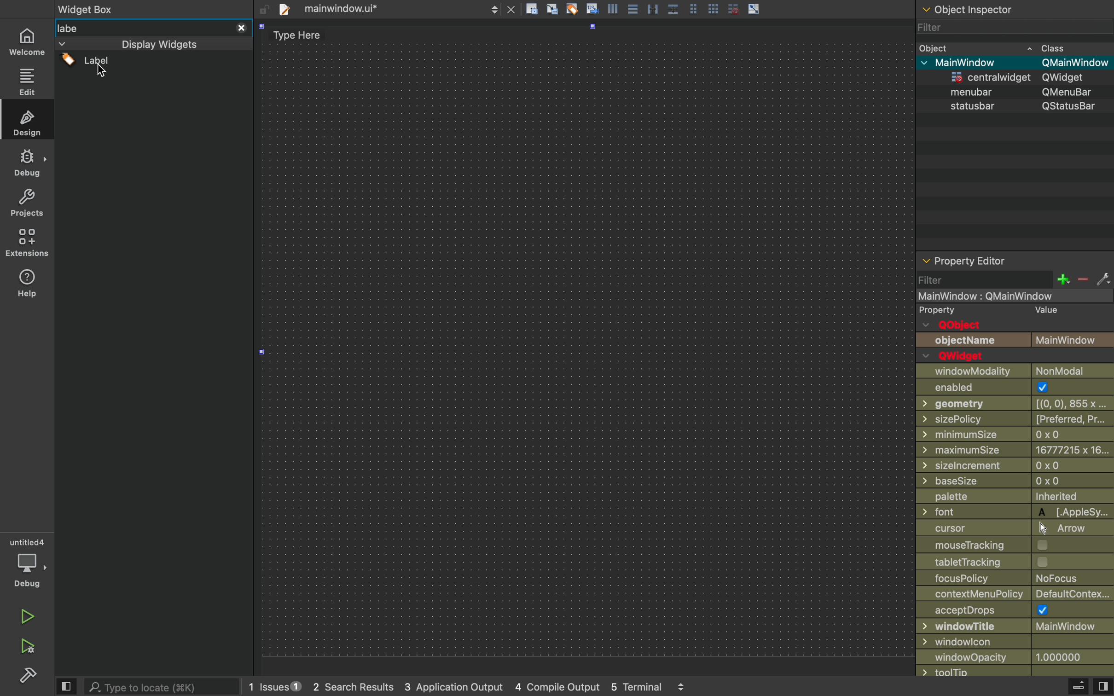 This screenshot has width=1114, height=696. What do you see at coordinates (149, 44) in the screenshot?
I see `layouts` at bounding box center [149, 44].